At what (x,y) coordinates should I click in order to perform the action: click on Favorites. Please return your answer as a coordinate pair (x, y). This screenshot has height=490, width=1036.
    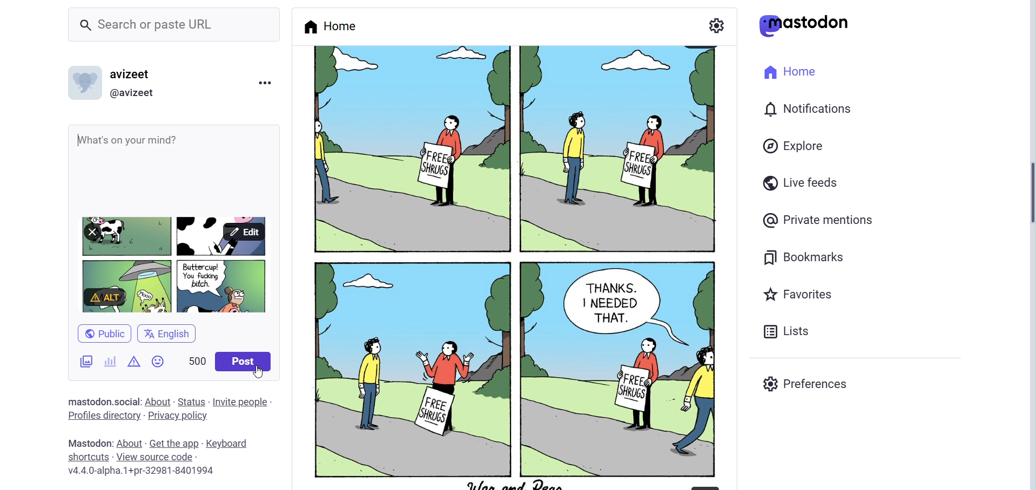
    Looking at the image, I should click on (800, 293).